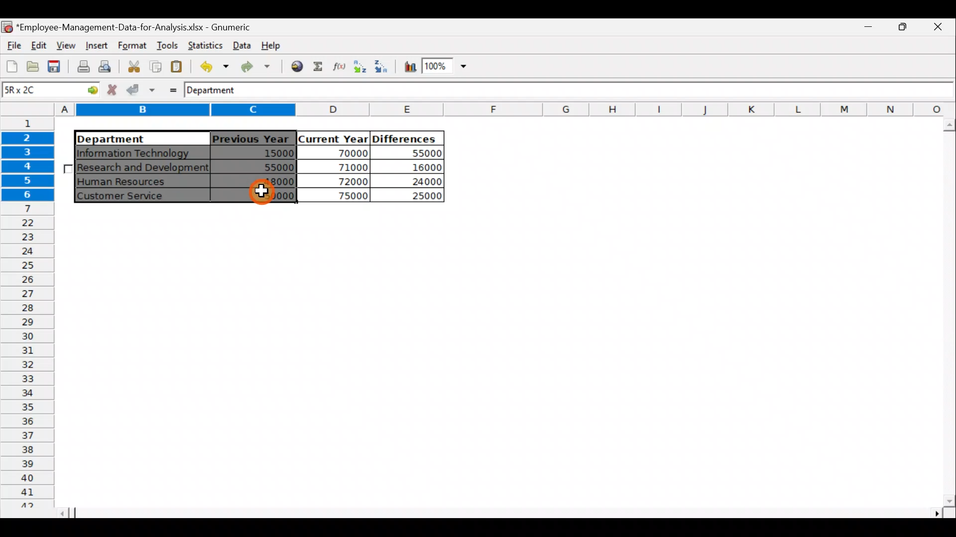 The width and height of the screenshot is (956, 537). Describe the element at coordinates (382, 67) in the screenshot. I see `Sort in descending order` at that location.